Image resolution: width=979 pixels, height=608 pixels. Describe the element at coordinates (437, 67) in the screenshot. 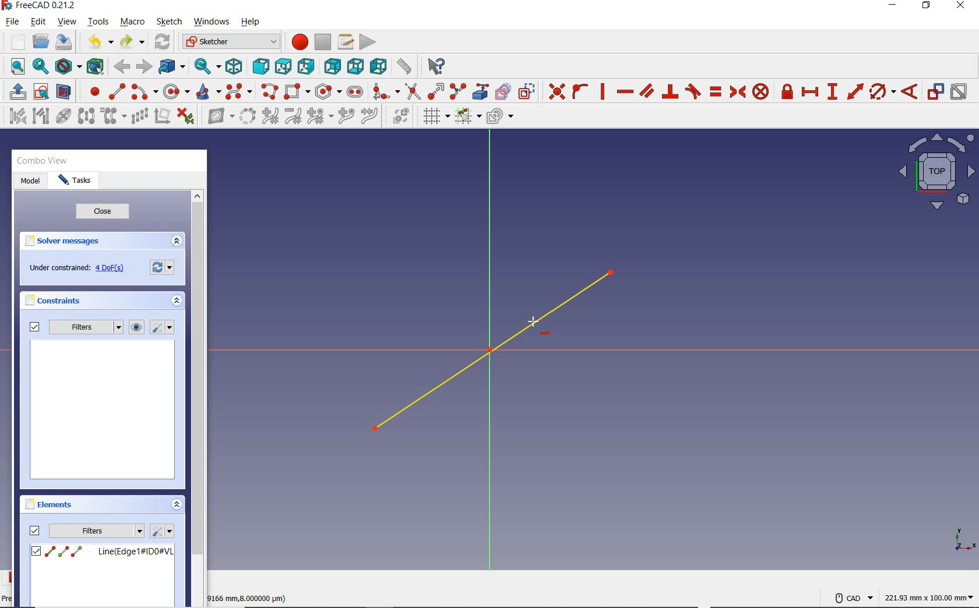

I see `WHAT'S THIS?` at that location.